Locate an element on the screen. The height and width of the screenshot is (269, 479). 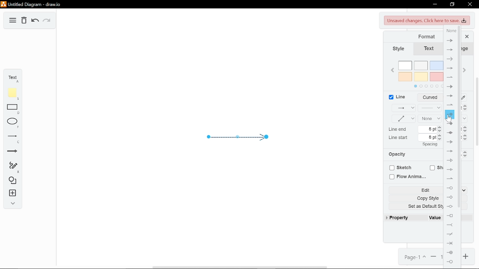
Current line start spacing is located at coordinates (427, 137).